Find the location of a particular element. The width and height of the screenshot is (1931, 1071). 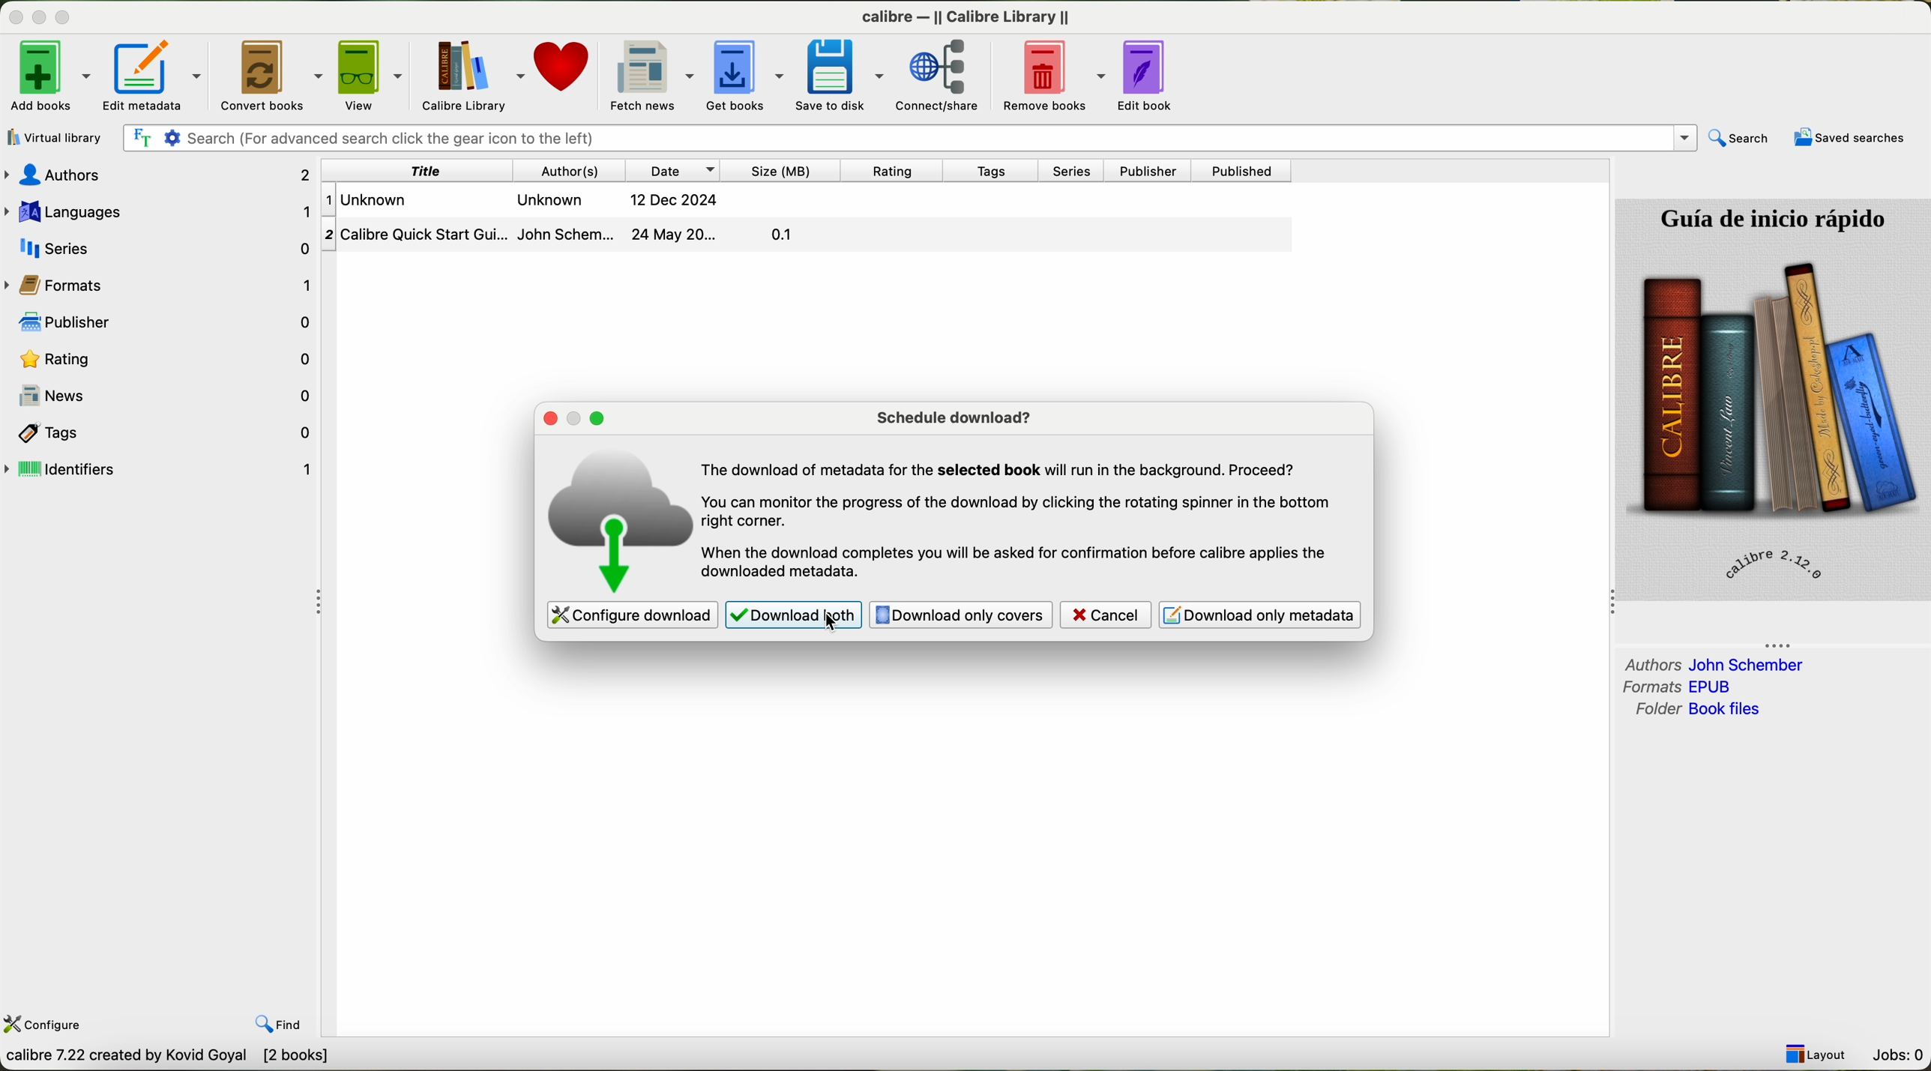

download icon is located at coordinates (614, 522).